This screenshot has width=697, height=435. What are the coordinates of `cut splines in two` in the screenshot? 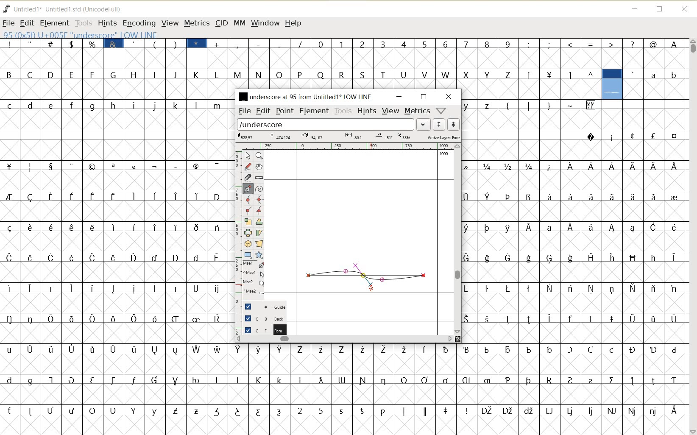 It's located at (247, 177).